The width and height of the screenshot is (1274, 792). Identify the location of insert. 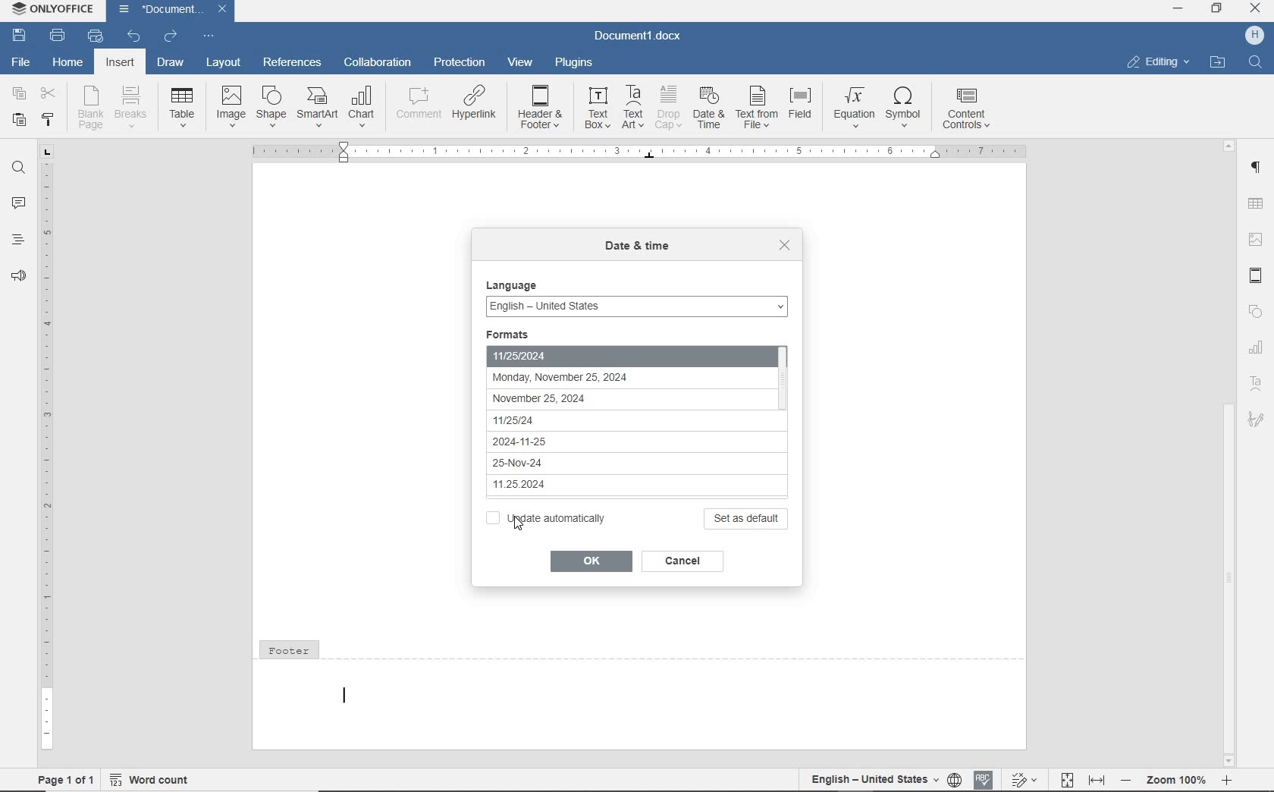
(121, 62).